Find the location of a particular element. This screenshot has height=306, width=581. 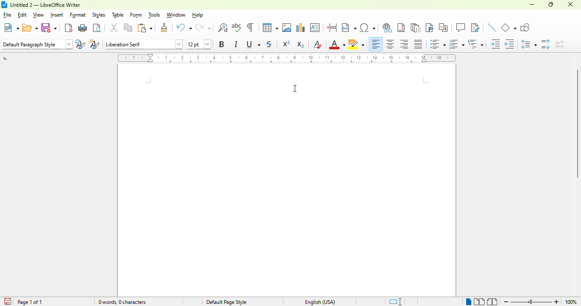

file is located at coordinates (8, 14).